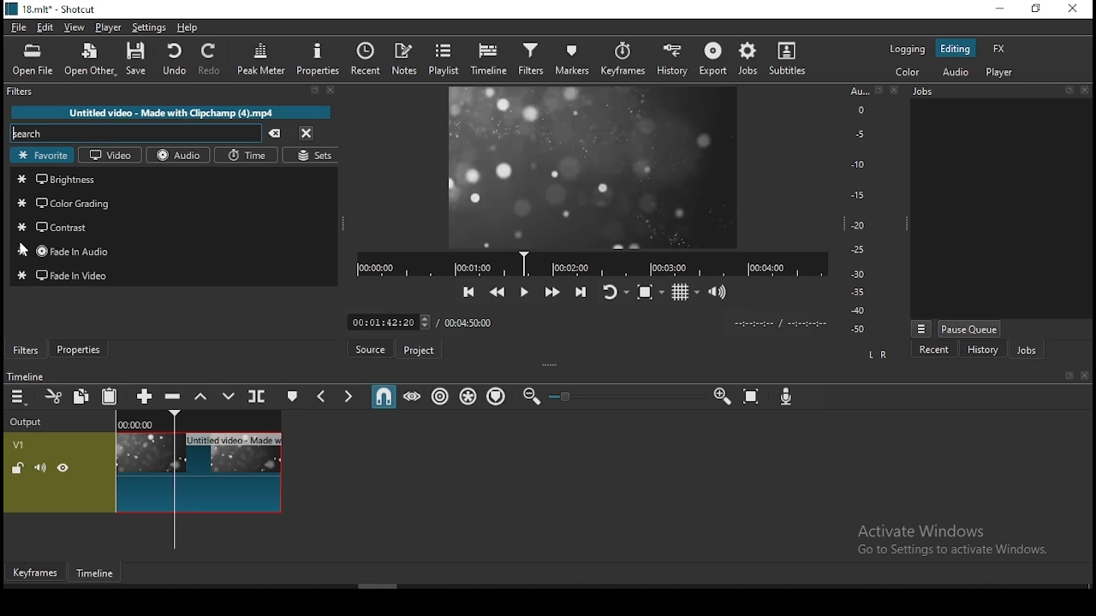 The image size is (1096, 616). Describe the element at coordinates (248, 155) in the screenshot. I see `time` at that location.